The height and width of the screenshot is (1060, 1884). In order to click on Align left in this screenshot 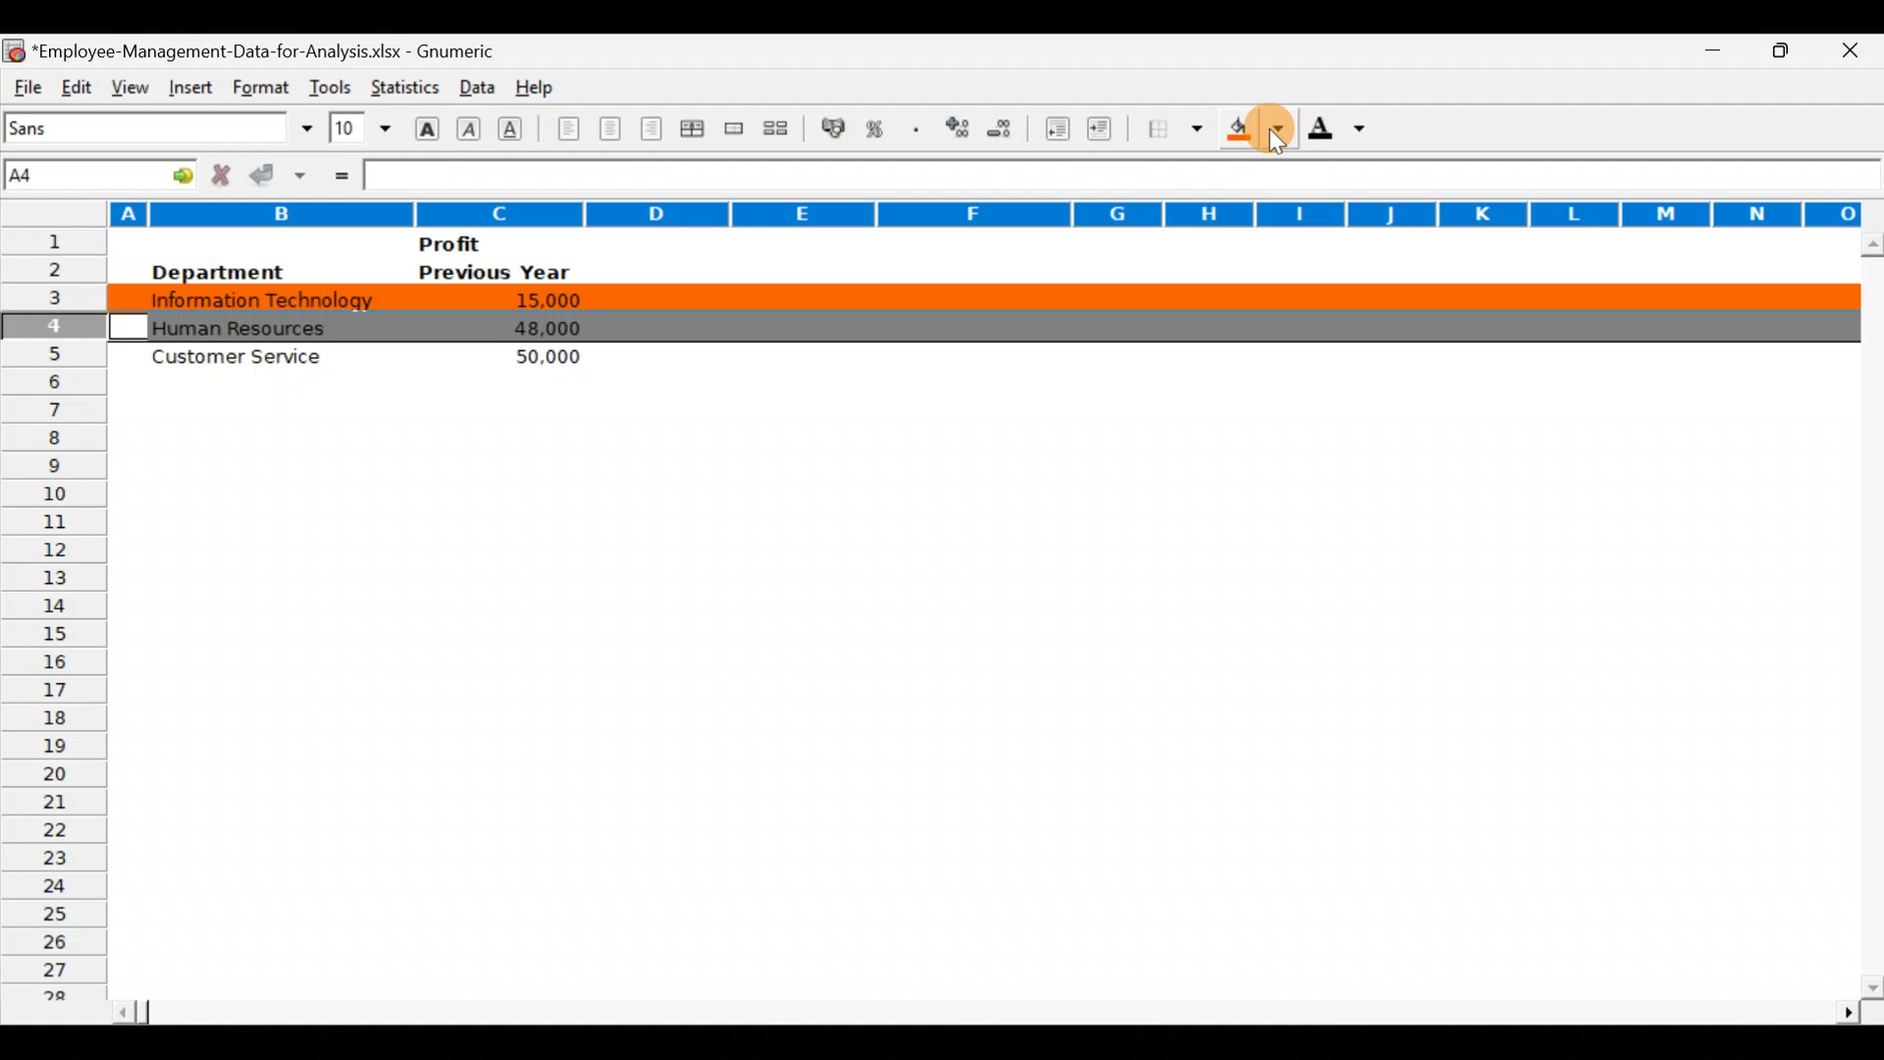, I will do `click(566, 128)`.